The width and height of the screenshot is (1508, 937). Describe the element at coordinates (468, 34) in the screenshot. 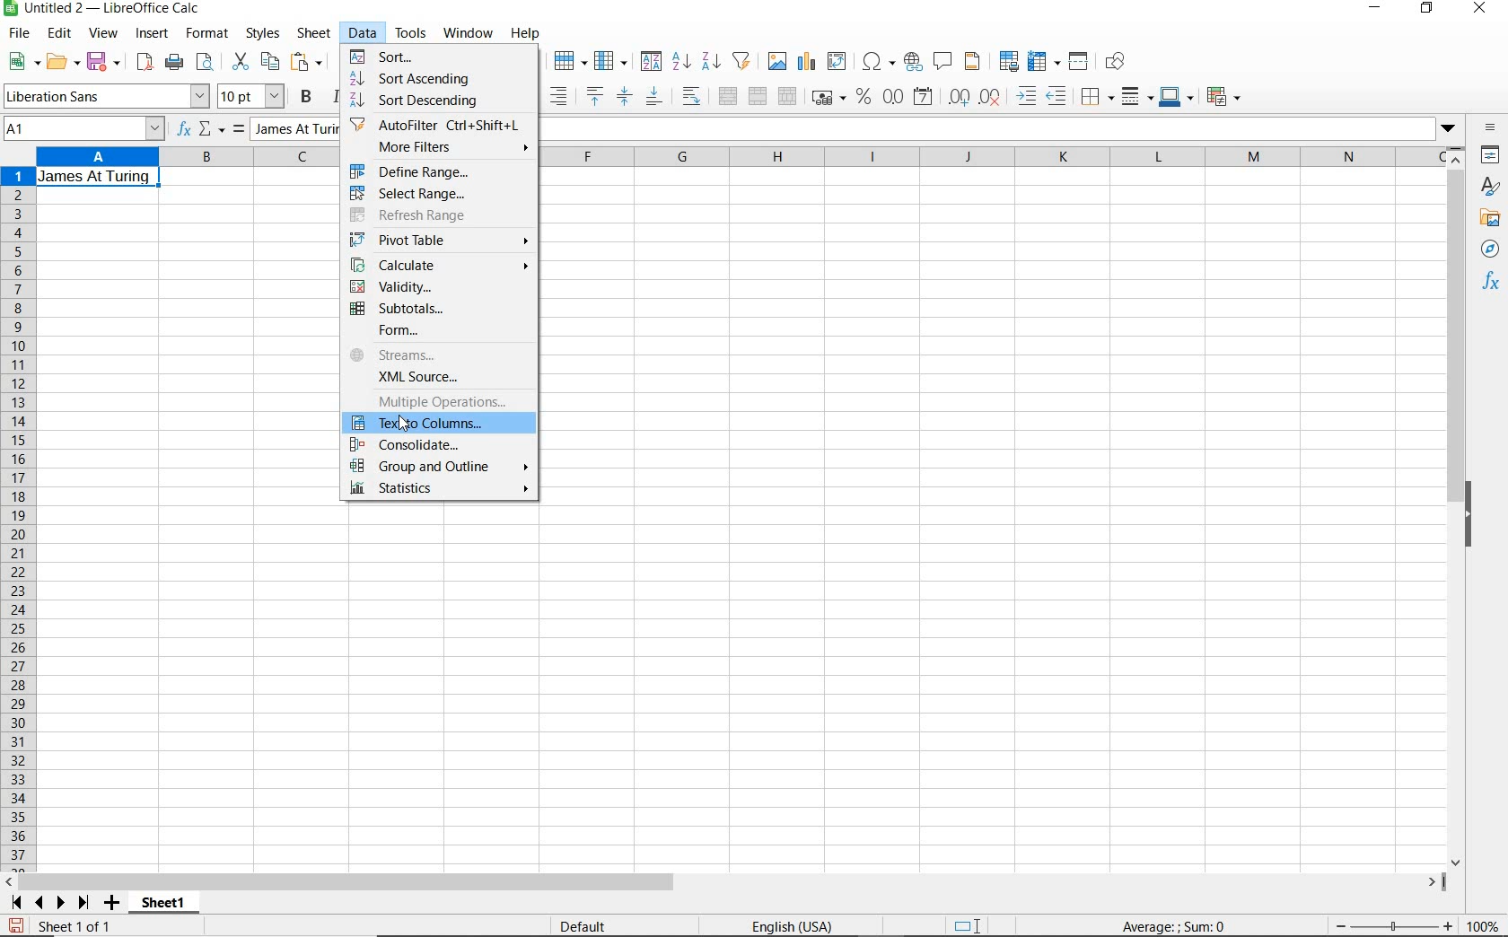

I see `window` at that location.